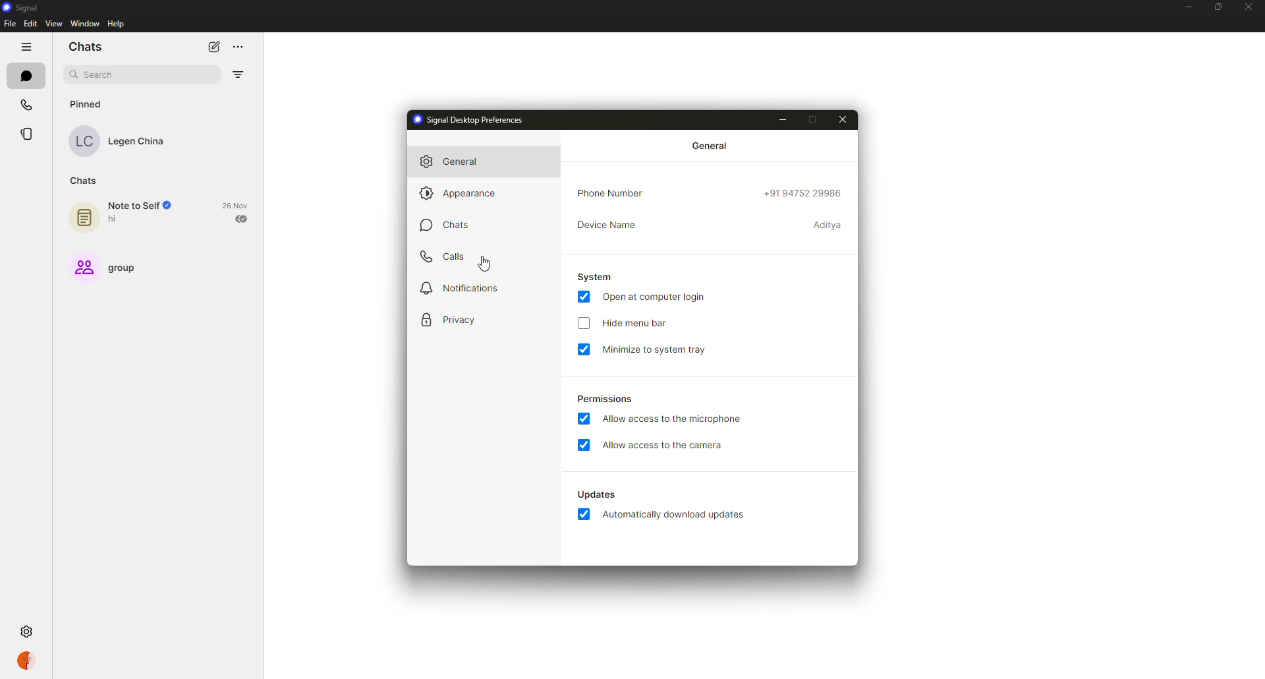 This screenshot has height=679, width=1265. I want to click on maximize, so click(1214, 8).